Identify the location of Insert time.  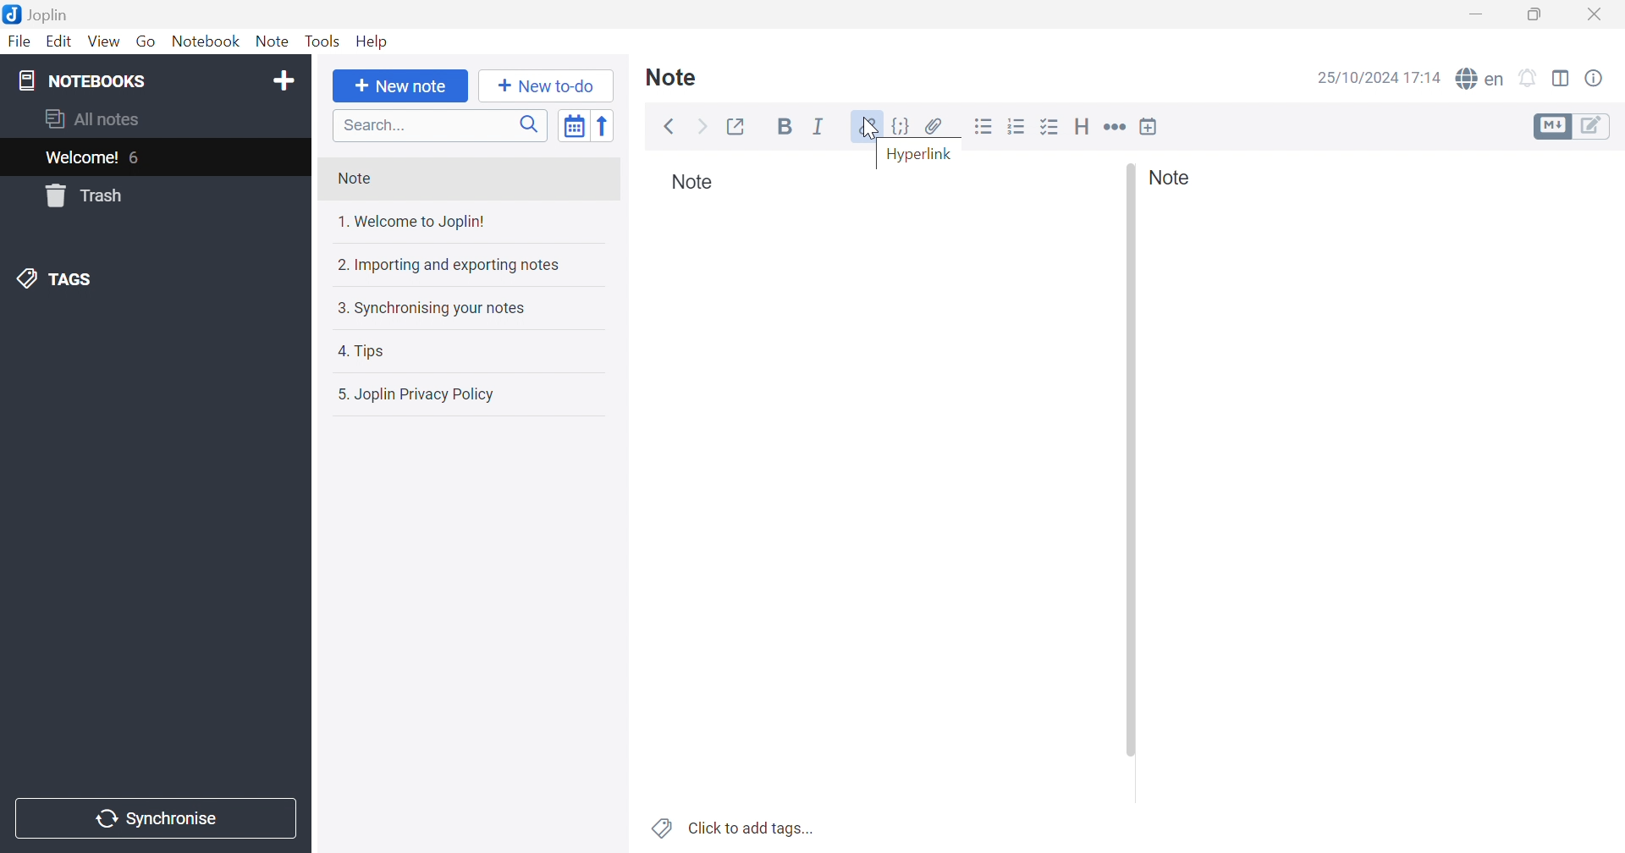
(1149, 126).